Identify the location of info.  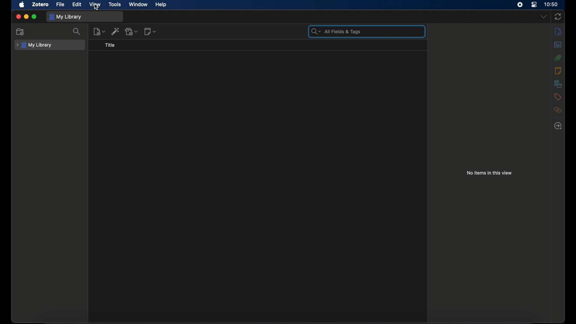
(558, 31).